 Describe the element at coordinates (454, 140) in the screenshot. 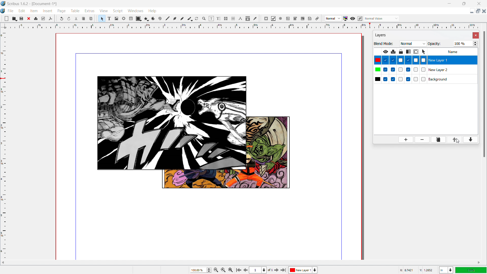

I see `move layer up` at that location.